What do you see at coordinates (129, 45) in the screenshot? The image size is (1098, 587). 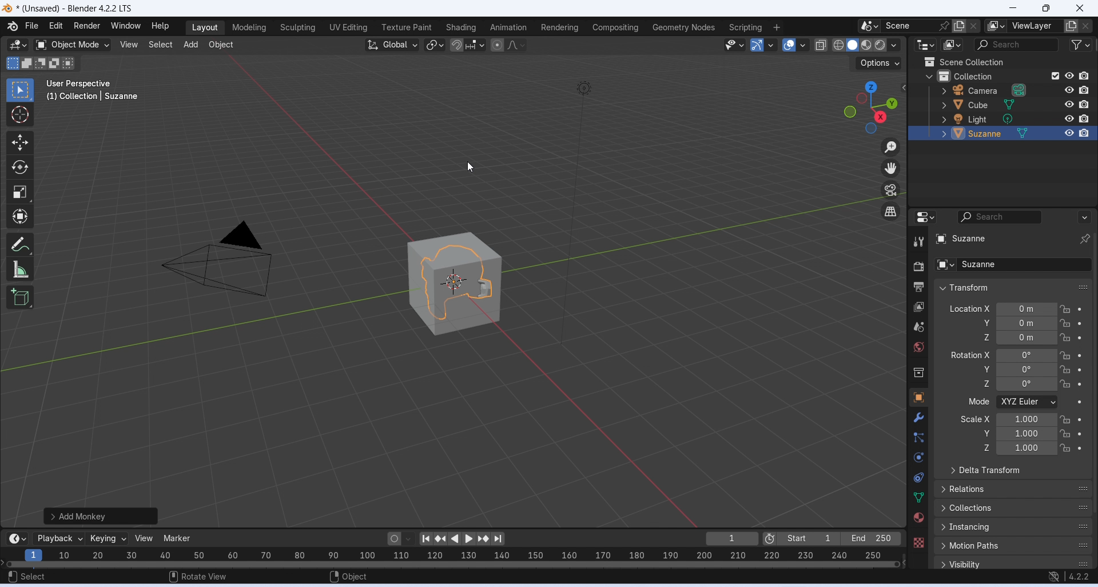 I see `View` at bounding box center [129, 45].